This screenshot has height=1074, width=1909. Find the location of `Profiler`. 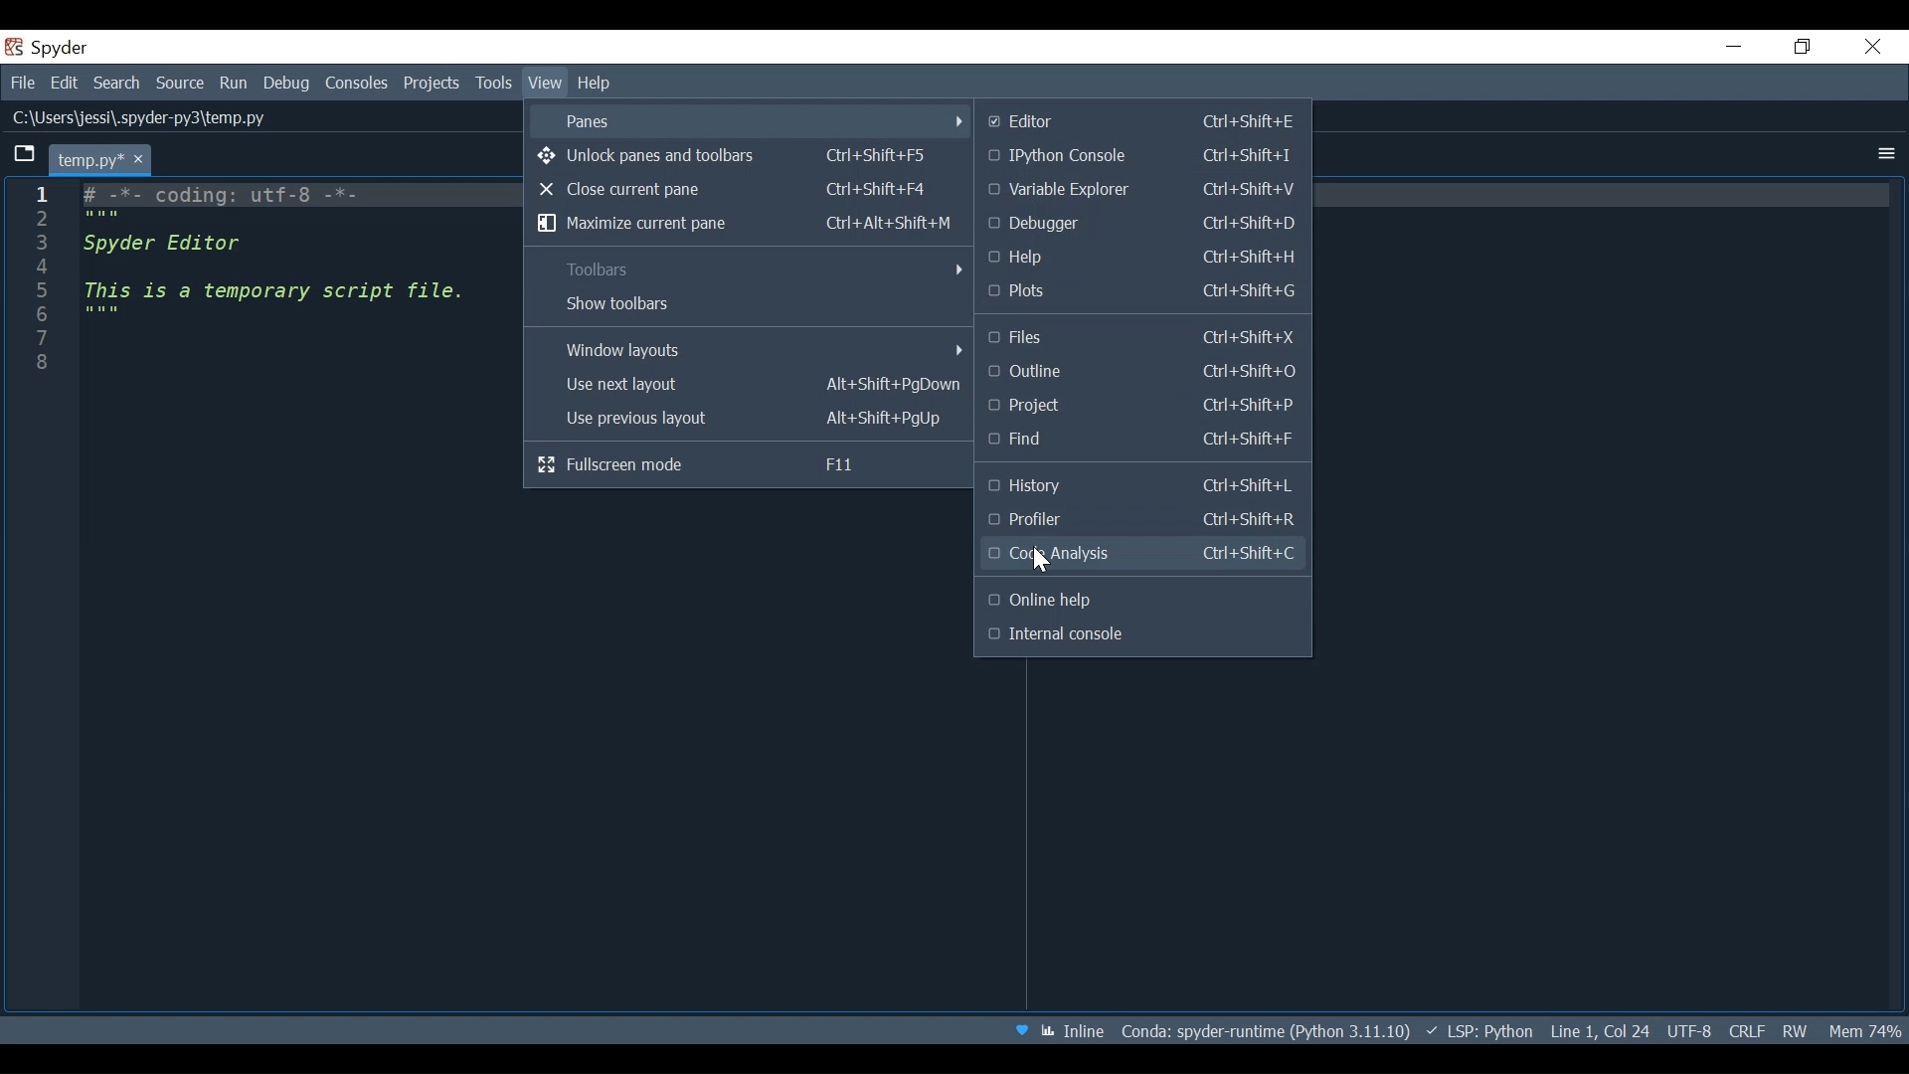

Profiler is located at coordinates (1144, 521).